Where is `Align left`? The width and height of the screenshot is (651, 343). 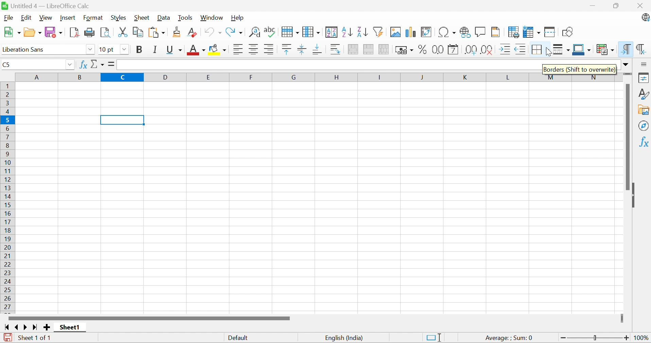 Align left is located at coordinates (239, 50).